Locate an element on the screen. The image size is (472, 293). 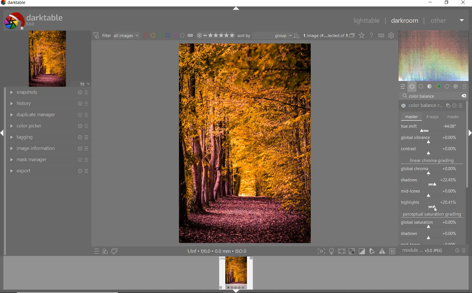
quick access panel is located at coordinates (402, 86).